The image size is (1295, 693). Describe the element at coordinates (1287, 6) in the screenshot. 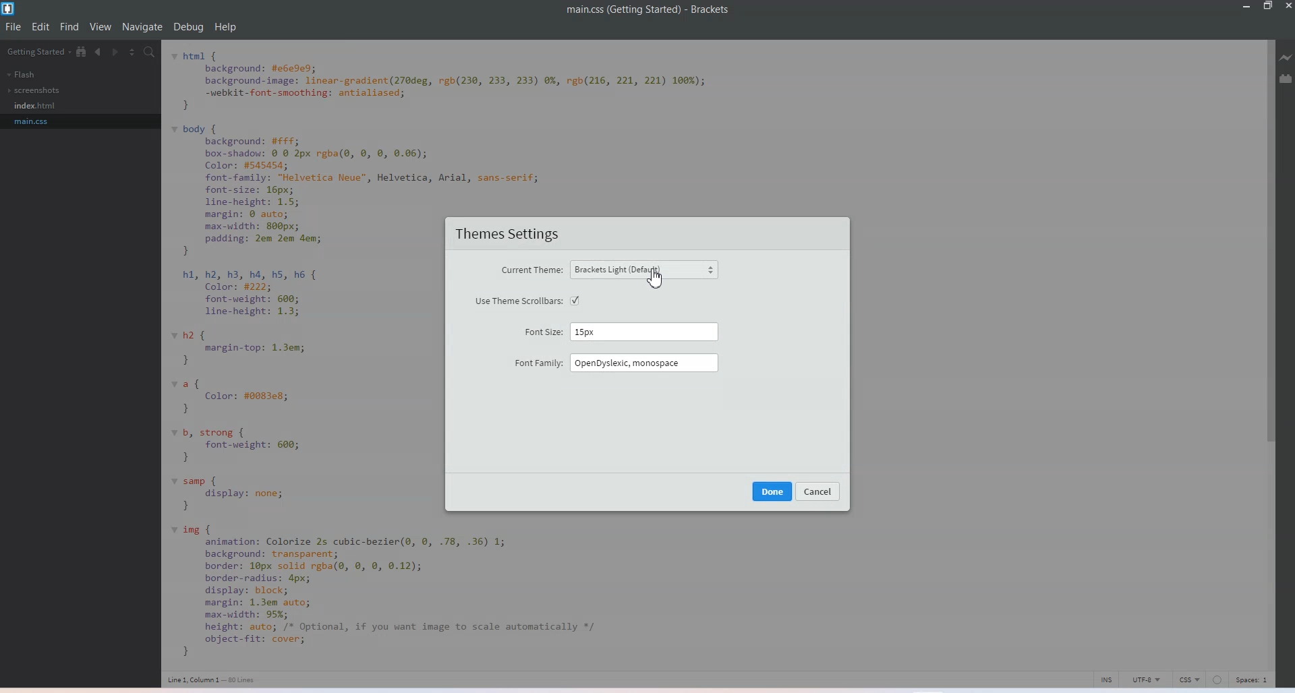

I see `Close` at that location.